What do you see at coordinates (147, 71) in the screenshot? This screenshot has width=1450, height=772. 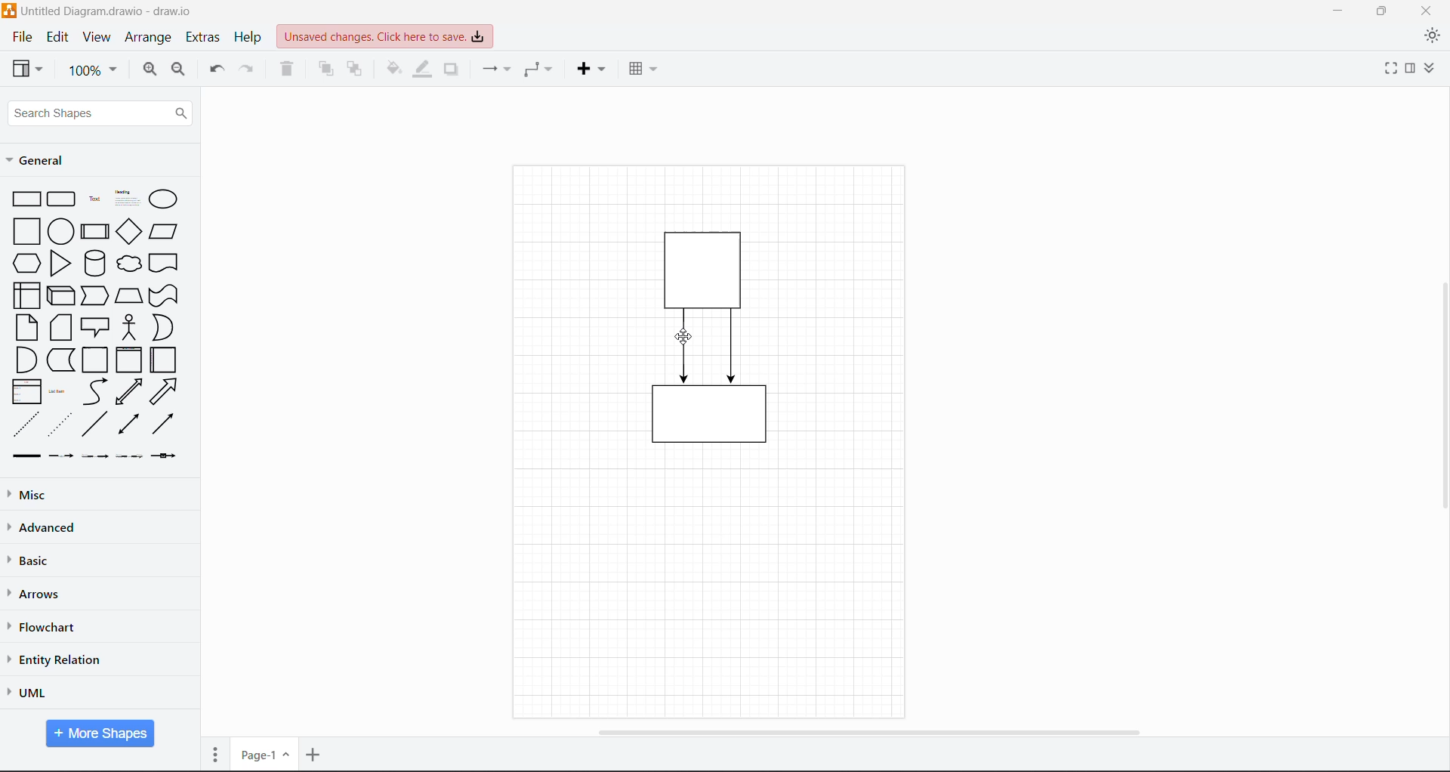 I see `Zoom In` at bounding box center [147, 71].